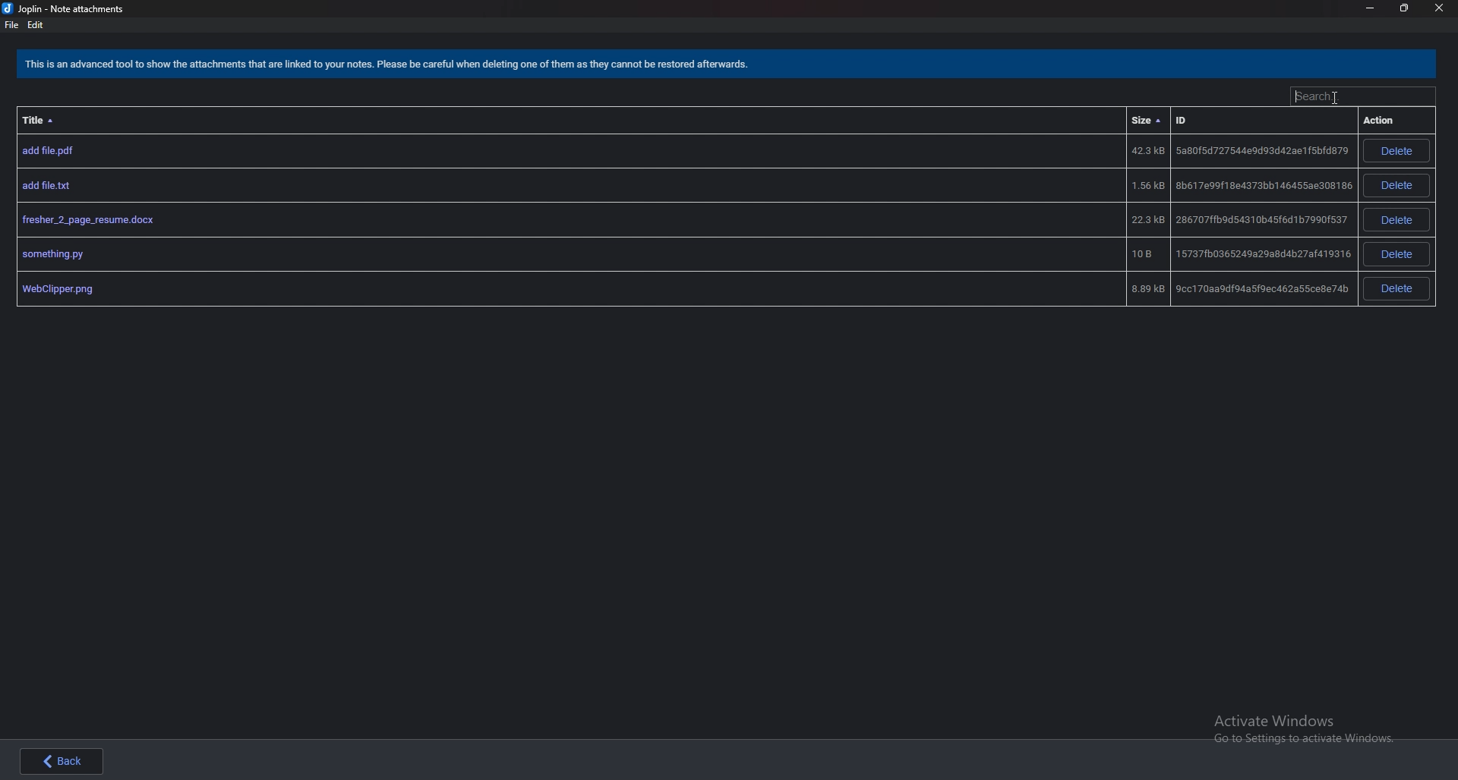  What do you see at coordinates (1309, 731) in the screenshot?
I see `Activate windows pop up` at bounding box center [1309, 731].